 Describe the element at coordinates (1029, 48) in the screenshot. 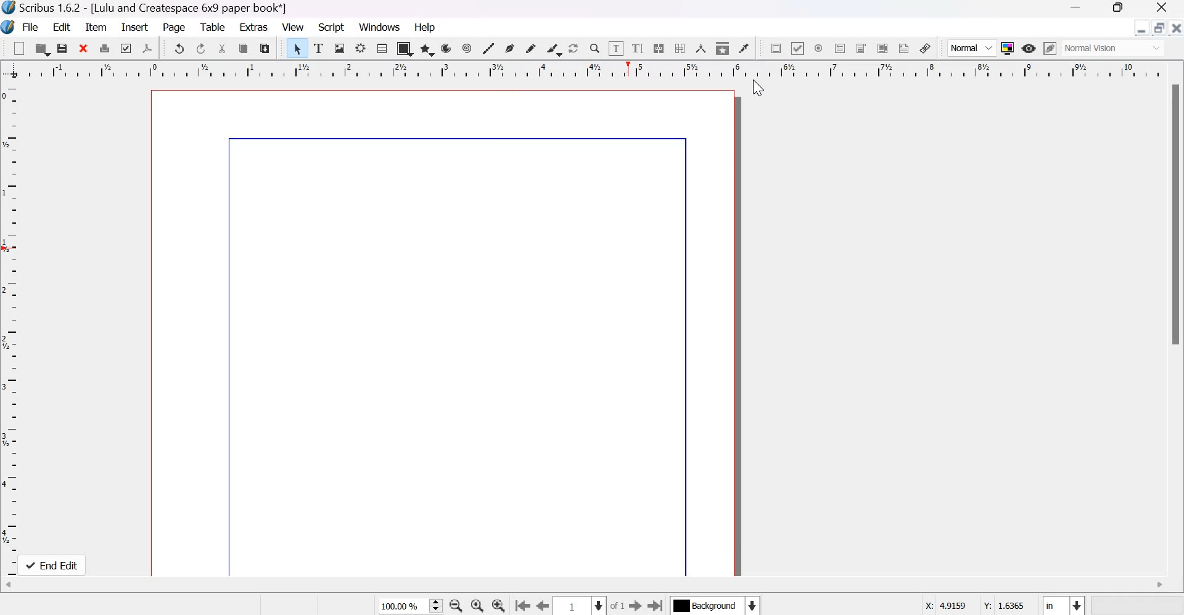

I see `Preview Mode` at that location.